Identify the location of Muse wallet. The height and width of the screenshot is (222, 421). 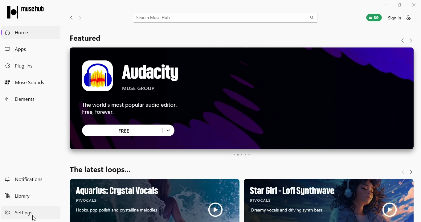
(374, 17).